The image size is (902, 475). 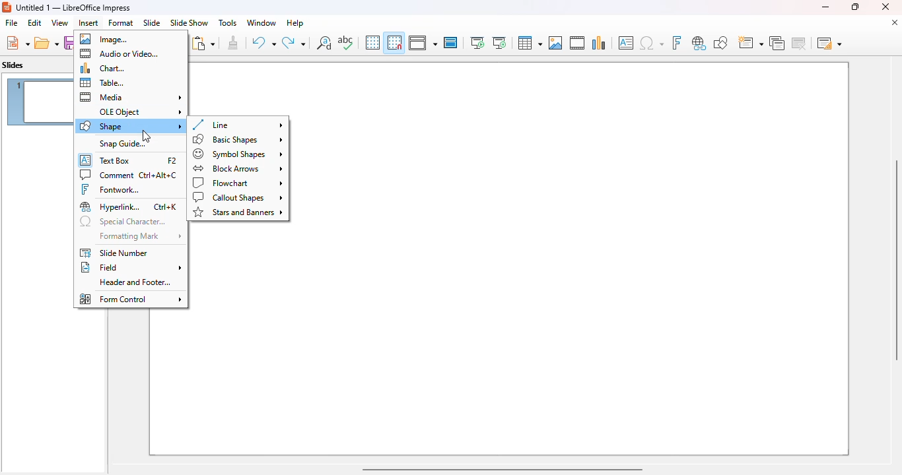 I want to click on slide, so click(x=151, y=22).